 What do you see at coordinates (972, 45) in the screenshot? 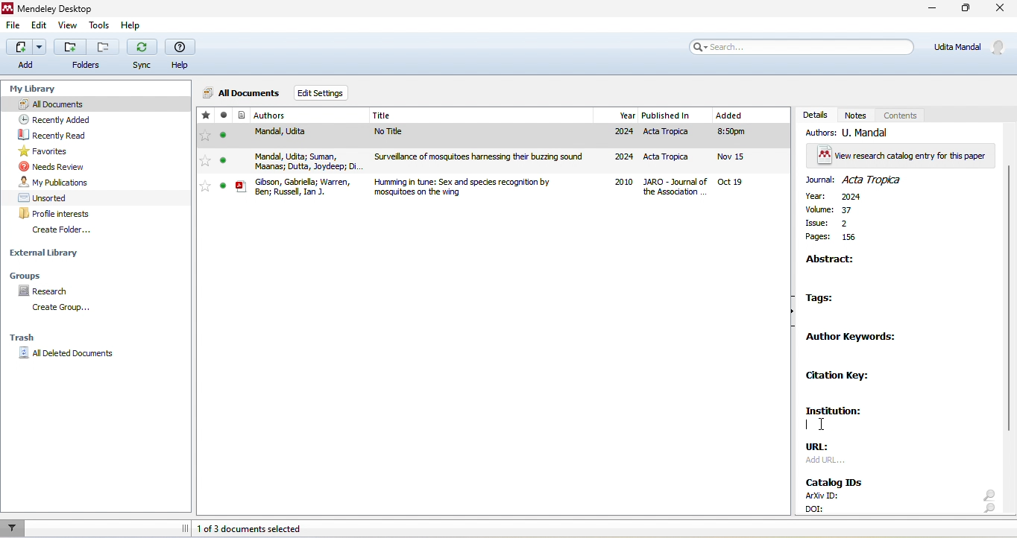
I see `udita ` at bounding box center [972, 45].